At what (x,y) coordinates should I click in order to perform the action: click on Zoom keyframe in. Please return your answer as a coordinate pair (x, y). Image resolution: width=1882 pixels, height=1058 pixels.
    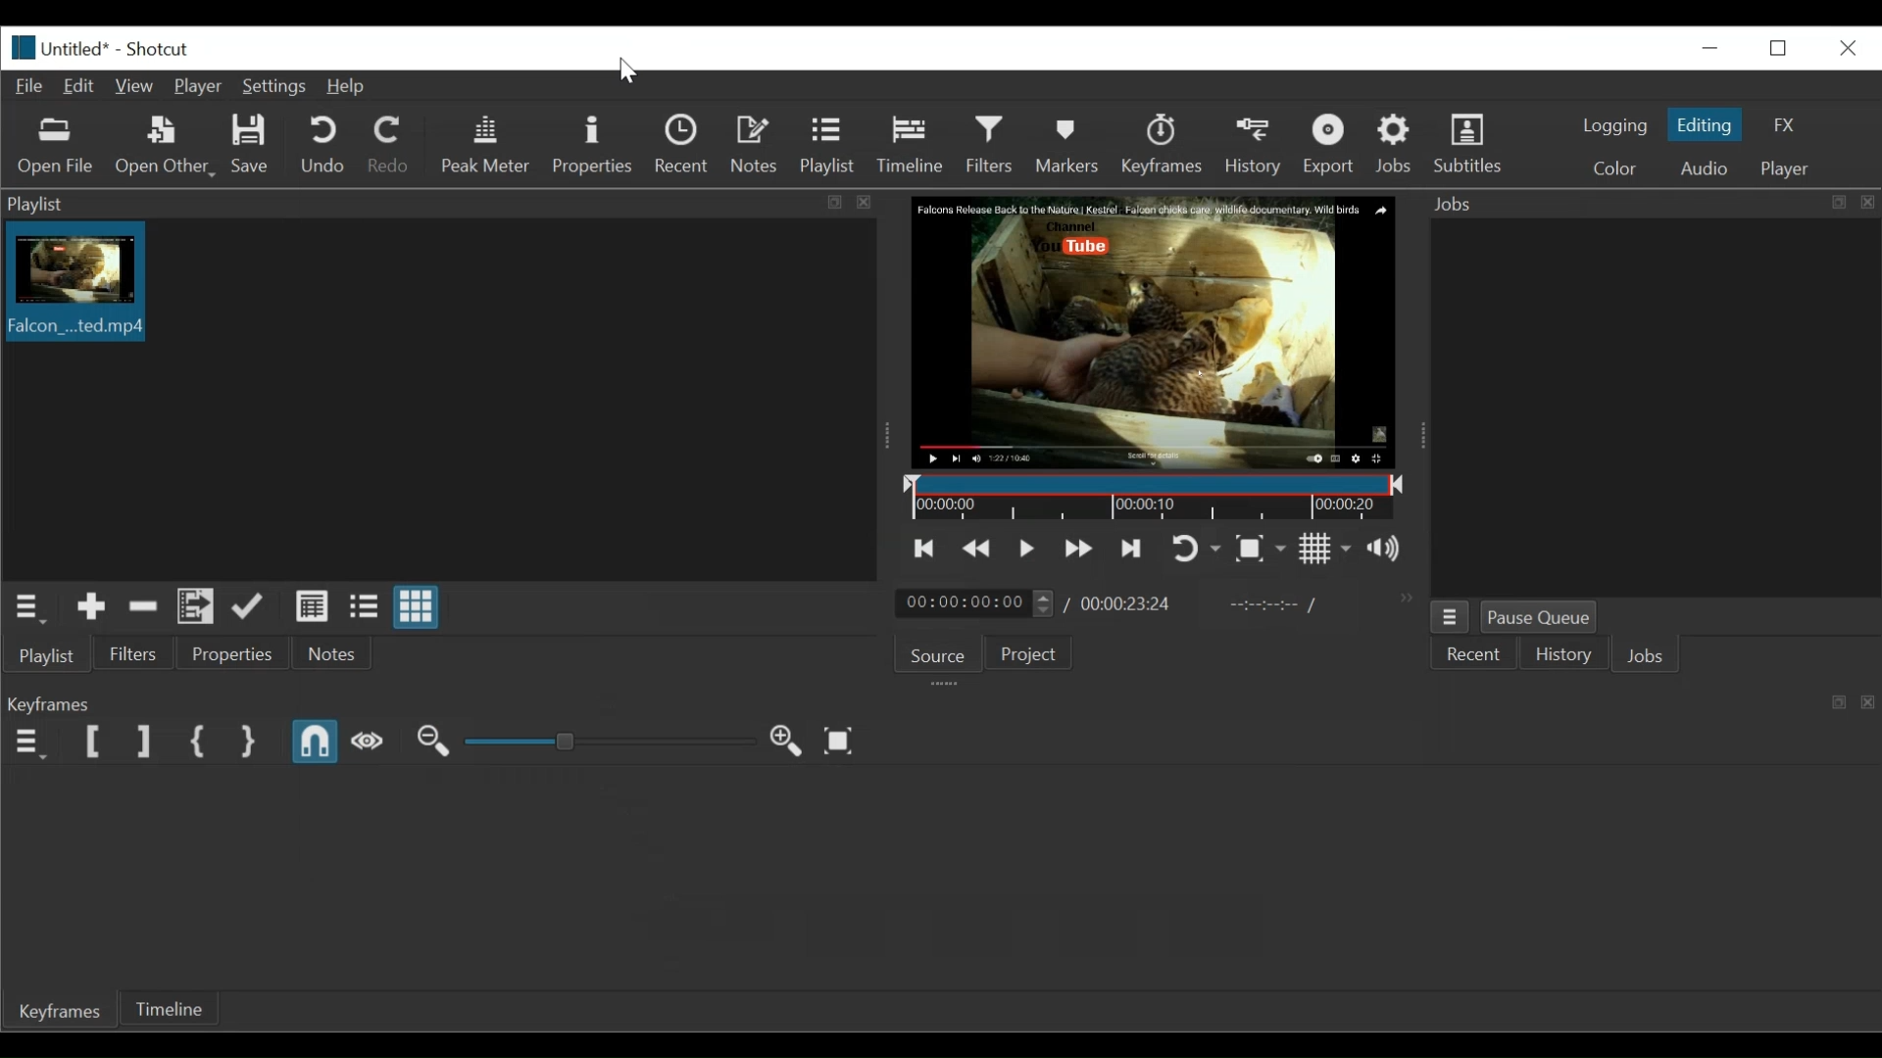
    Looking at the image, I should click on (790, 742).